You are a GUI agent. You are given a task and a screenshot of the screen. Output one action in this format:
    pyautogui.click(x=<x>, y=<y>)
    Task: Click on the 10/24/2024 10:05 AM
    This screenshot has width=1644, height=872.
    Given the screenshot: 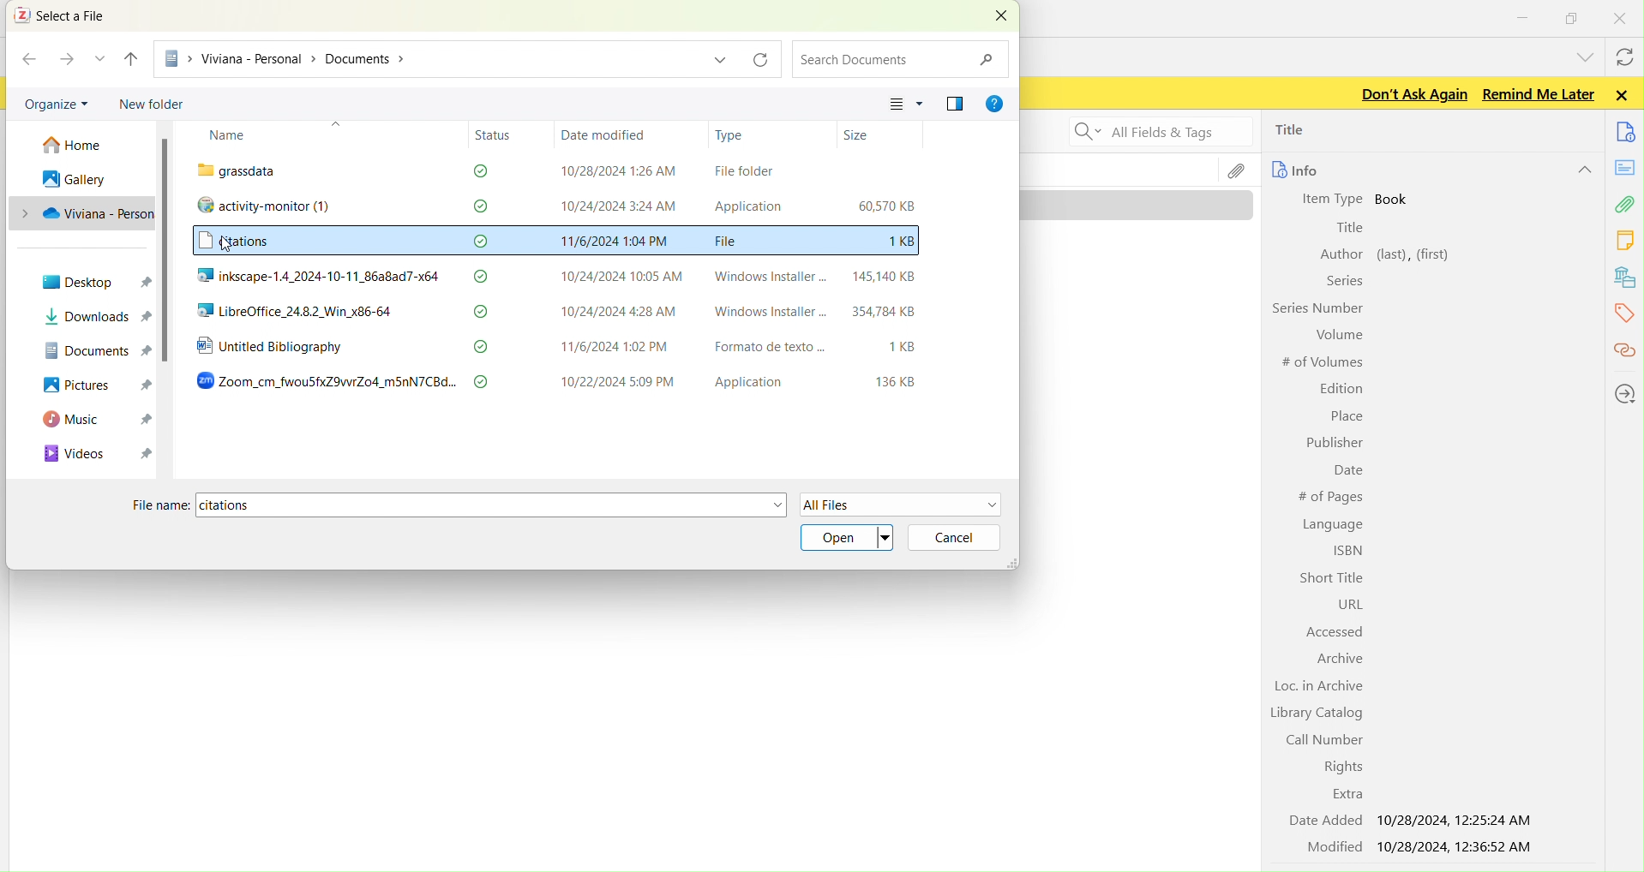 What is the action you would take?
    pyautogui.click(x=609, y=278)
    